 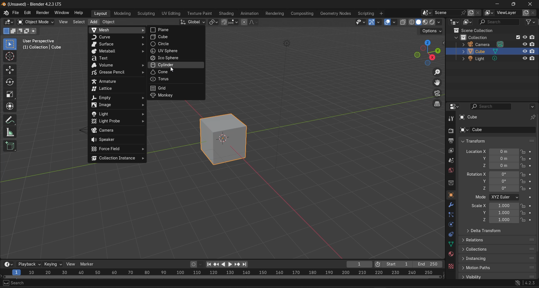 I want to click on zoom in/out in the view, so click(x=438, y=72).